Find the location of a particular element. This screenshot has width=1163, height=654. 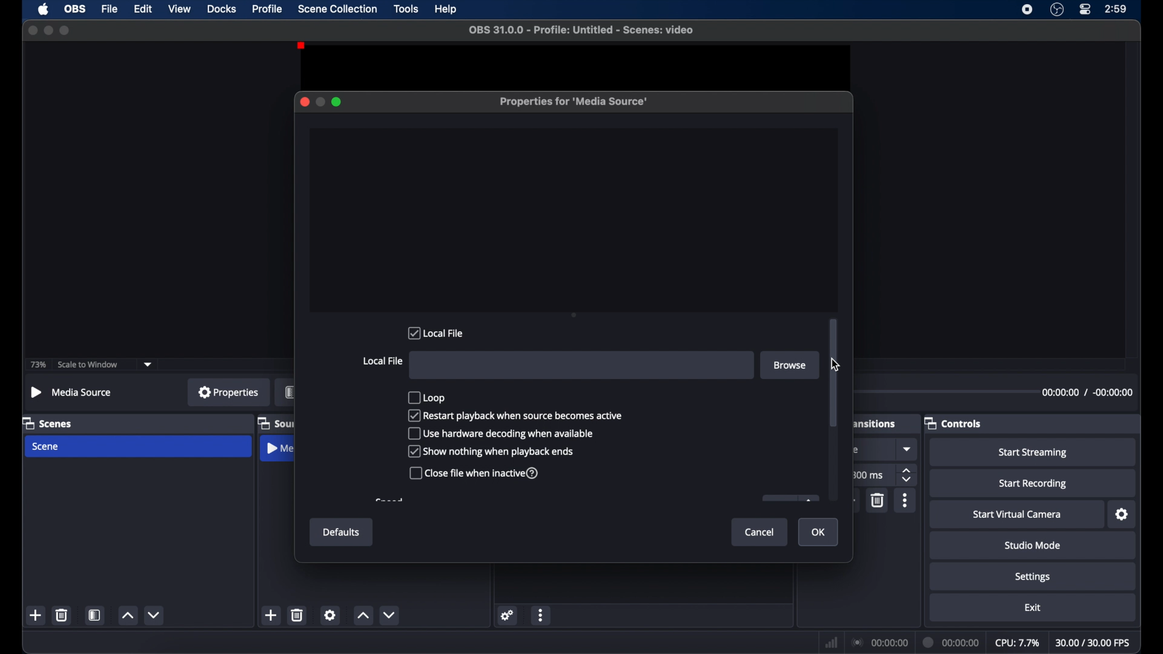

maximize is located at coordinates (65, 30).